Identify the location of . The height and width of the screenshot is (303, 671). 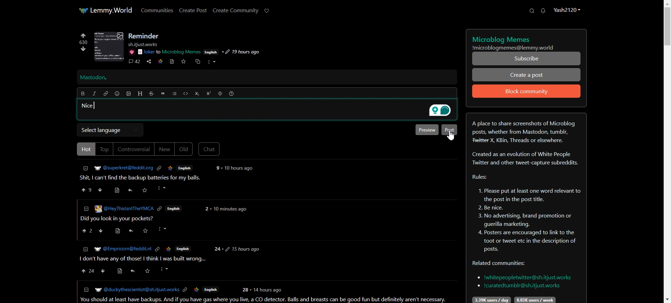
(169, 52).